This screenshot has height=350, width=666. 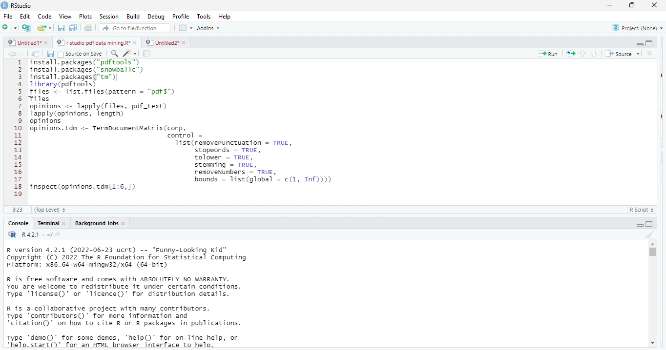 What do you see at coordinates (94, 223) in the screenshot?
I see `background jobs` at bounding box center [94, 223].